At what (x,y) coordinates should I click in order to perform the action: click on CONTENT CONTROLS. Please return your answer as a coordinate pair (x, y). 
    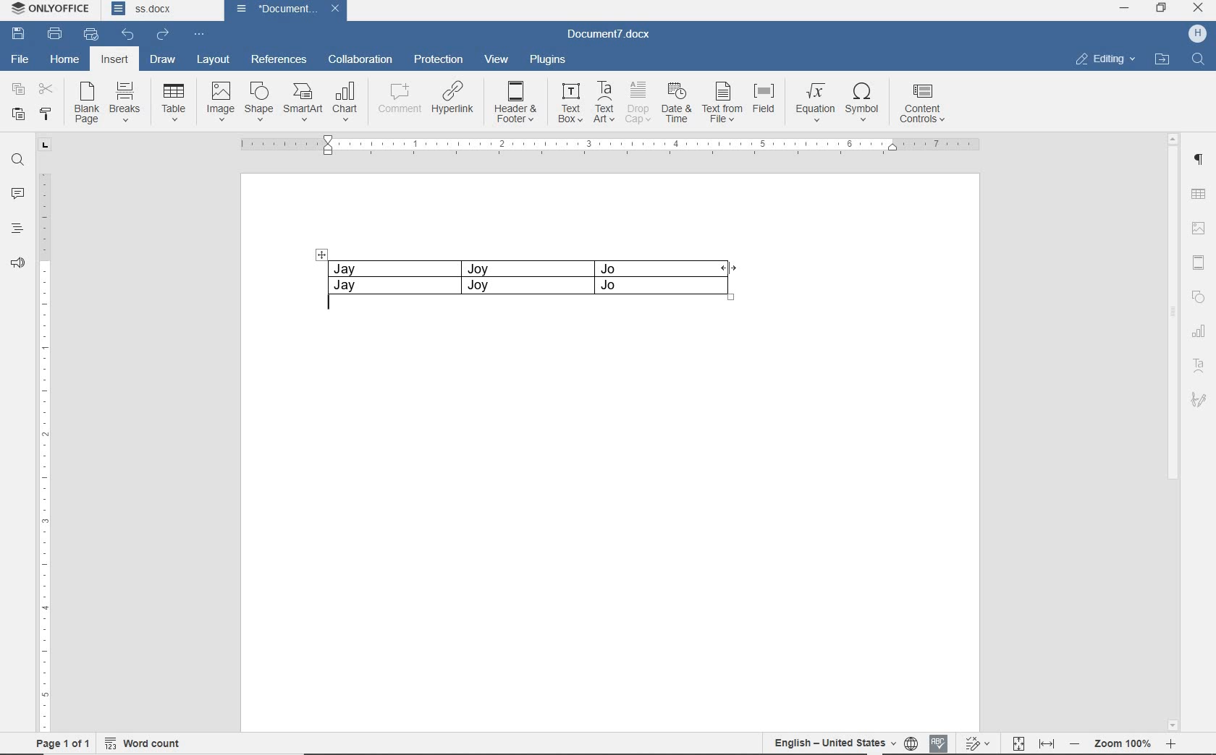
    Looking at the image, I should click on (924, 104).